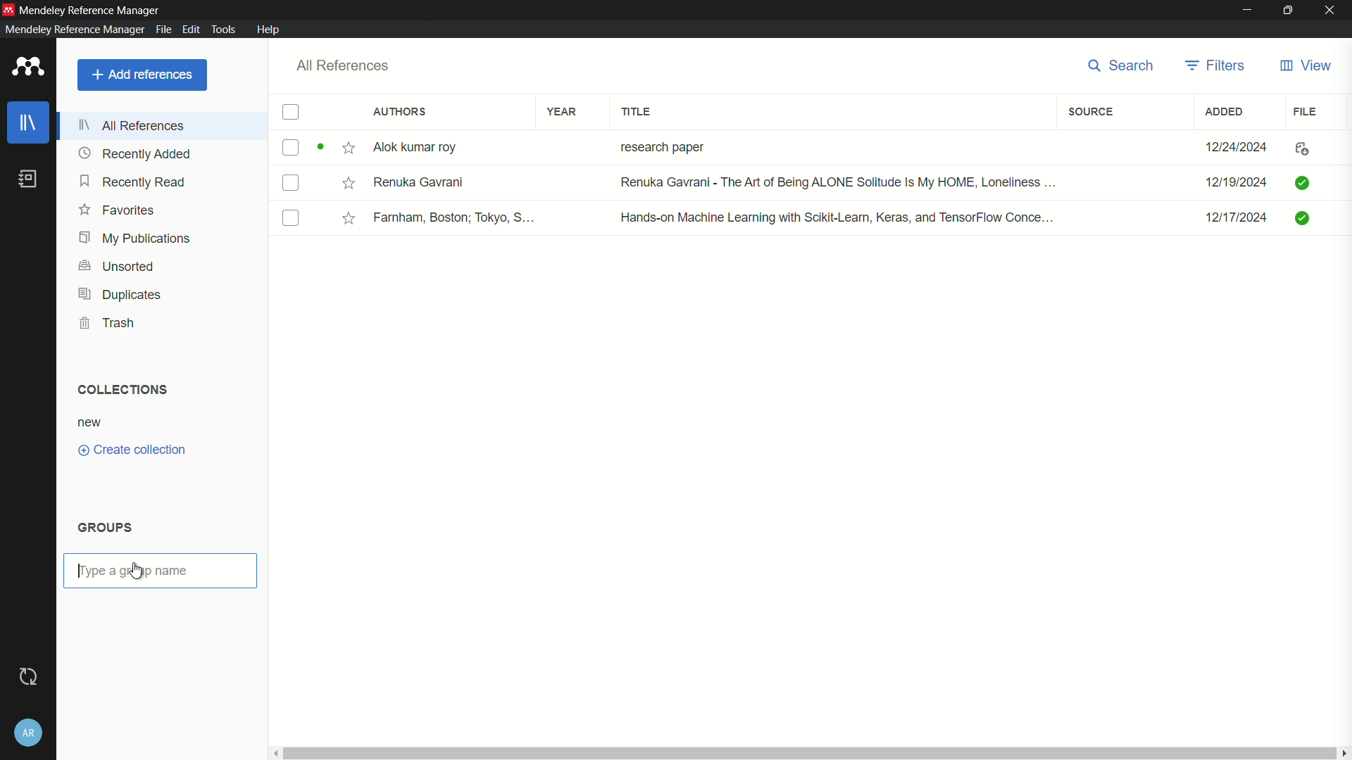 The image size is (1352, 760). I want to click on close app, so click(1332, 10).